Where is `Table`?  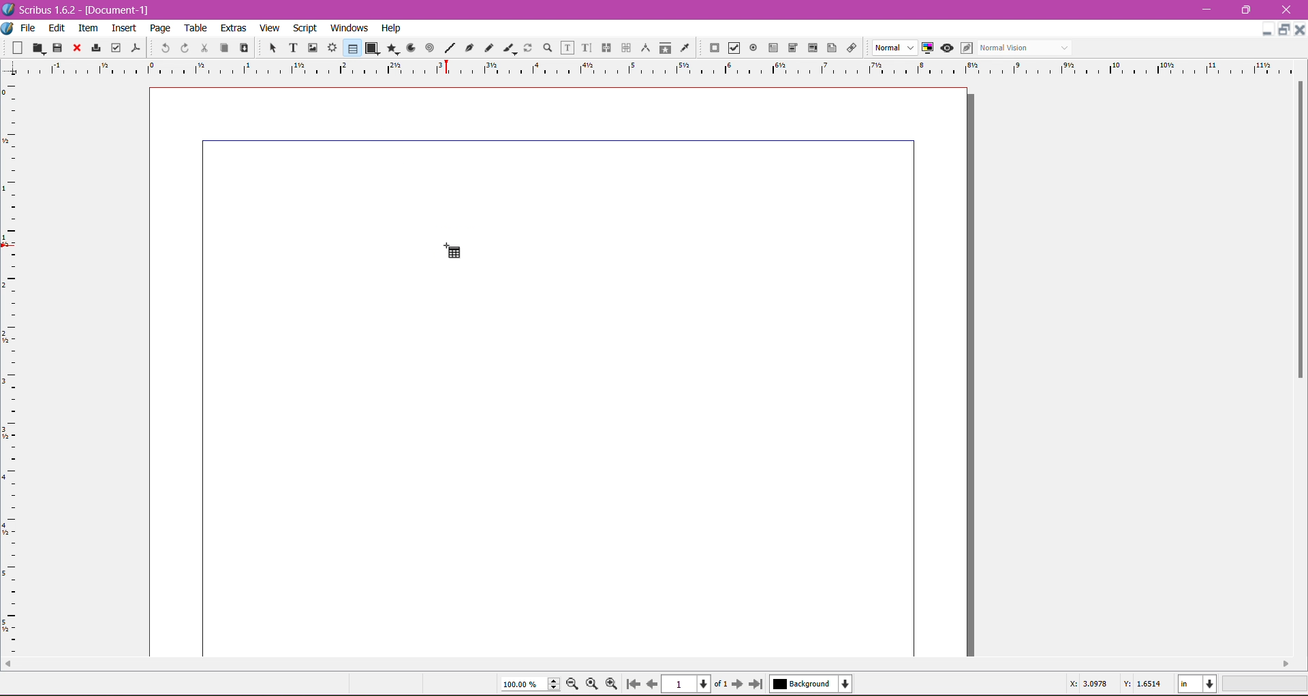 Table is located at coordinates (197, 28).